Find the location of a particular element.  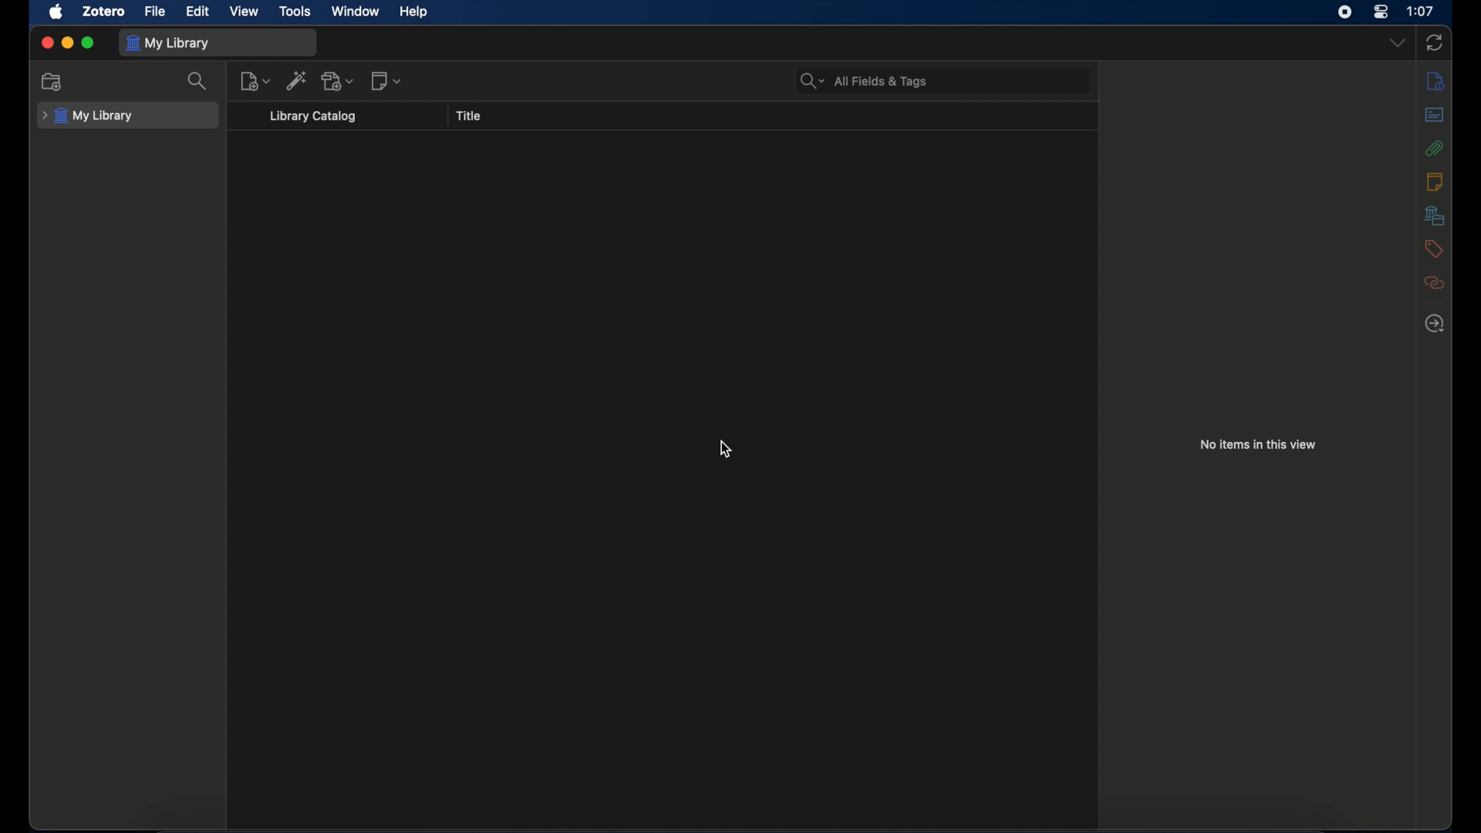

info is located at coordinates (1435, 82).